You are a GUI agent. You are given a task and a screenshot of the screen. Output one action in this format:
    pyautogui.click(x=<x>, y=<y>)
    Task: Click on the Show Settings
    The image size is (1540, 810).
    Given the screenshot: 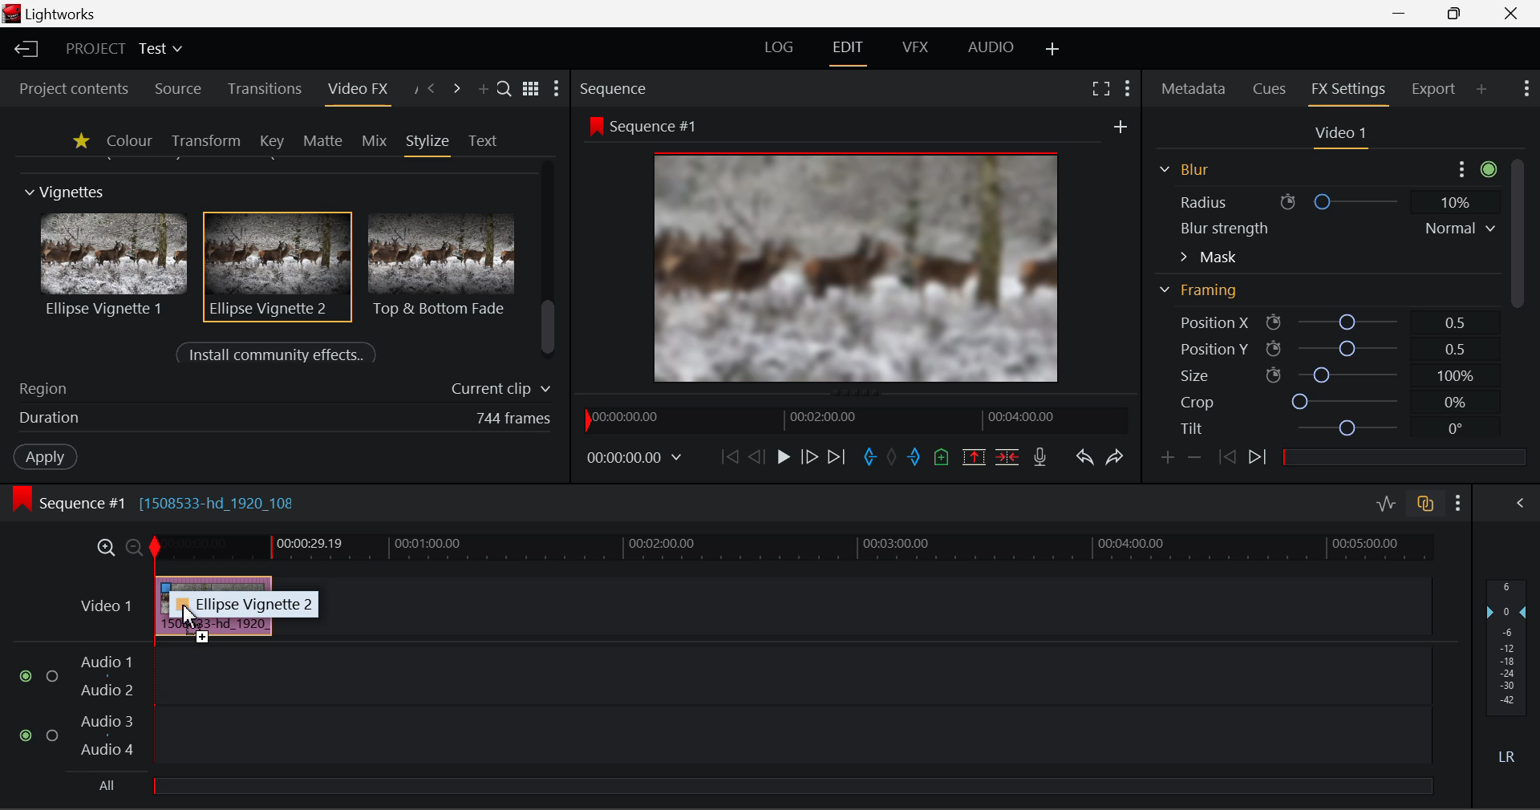 What is the action you would take?
    pyautogui.click(x=1128, y=87)
    